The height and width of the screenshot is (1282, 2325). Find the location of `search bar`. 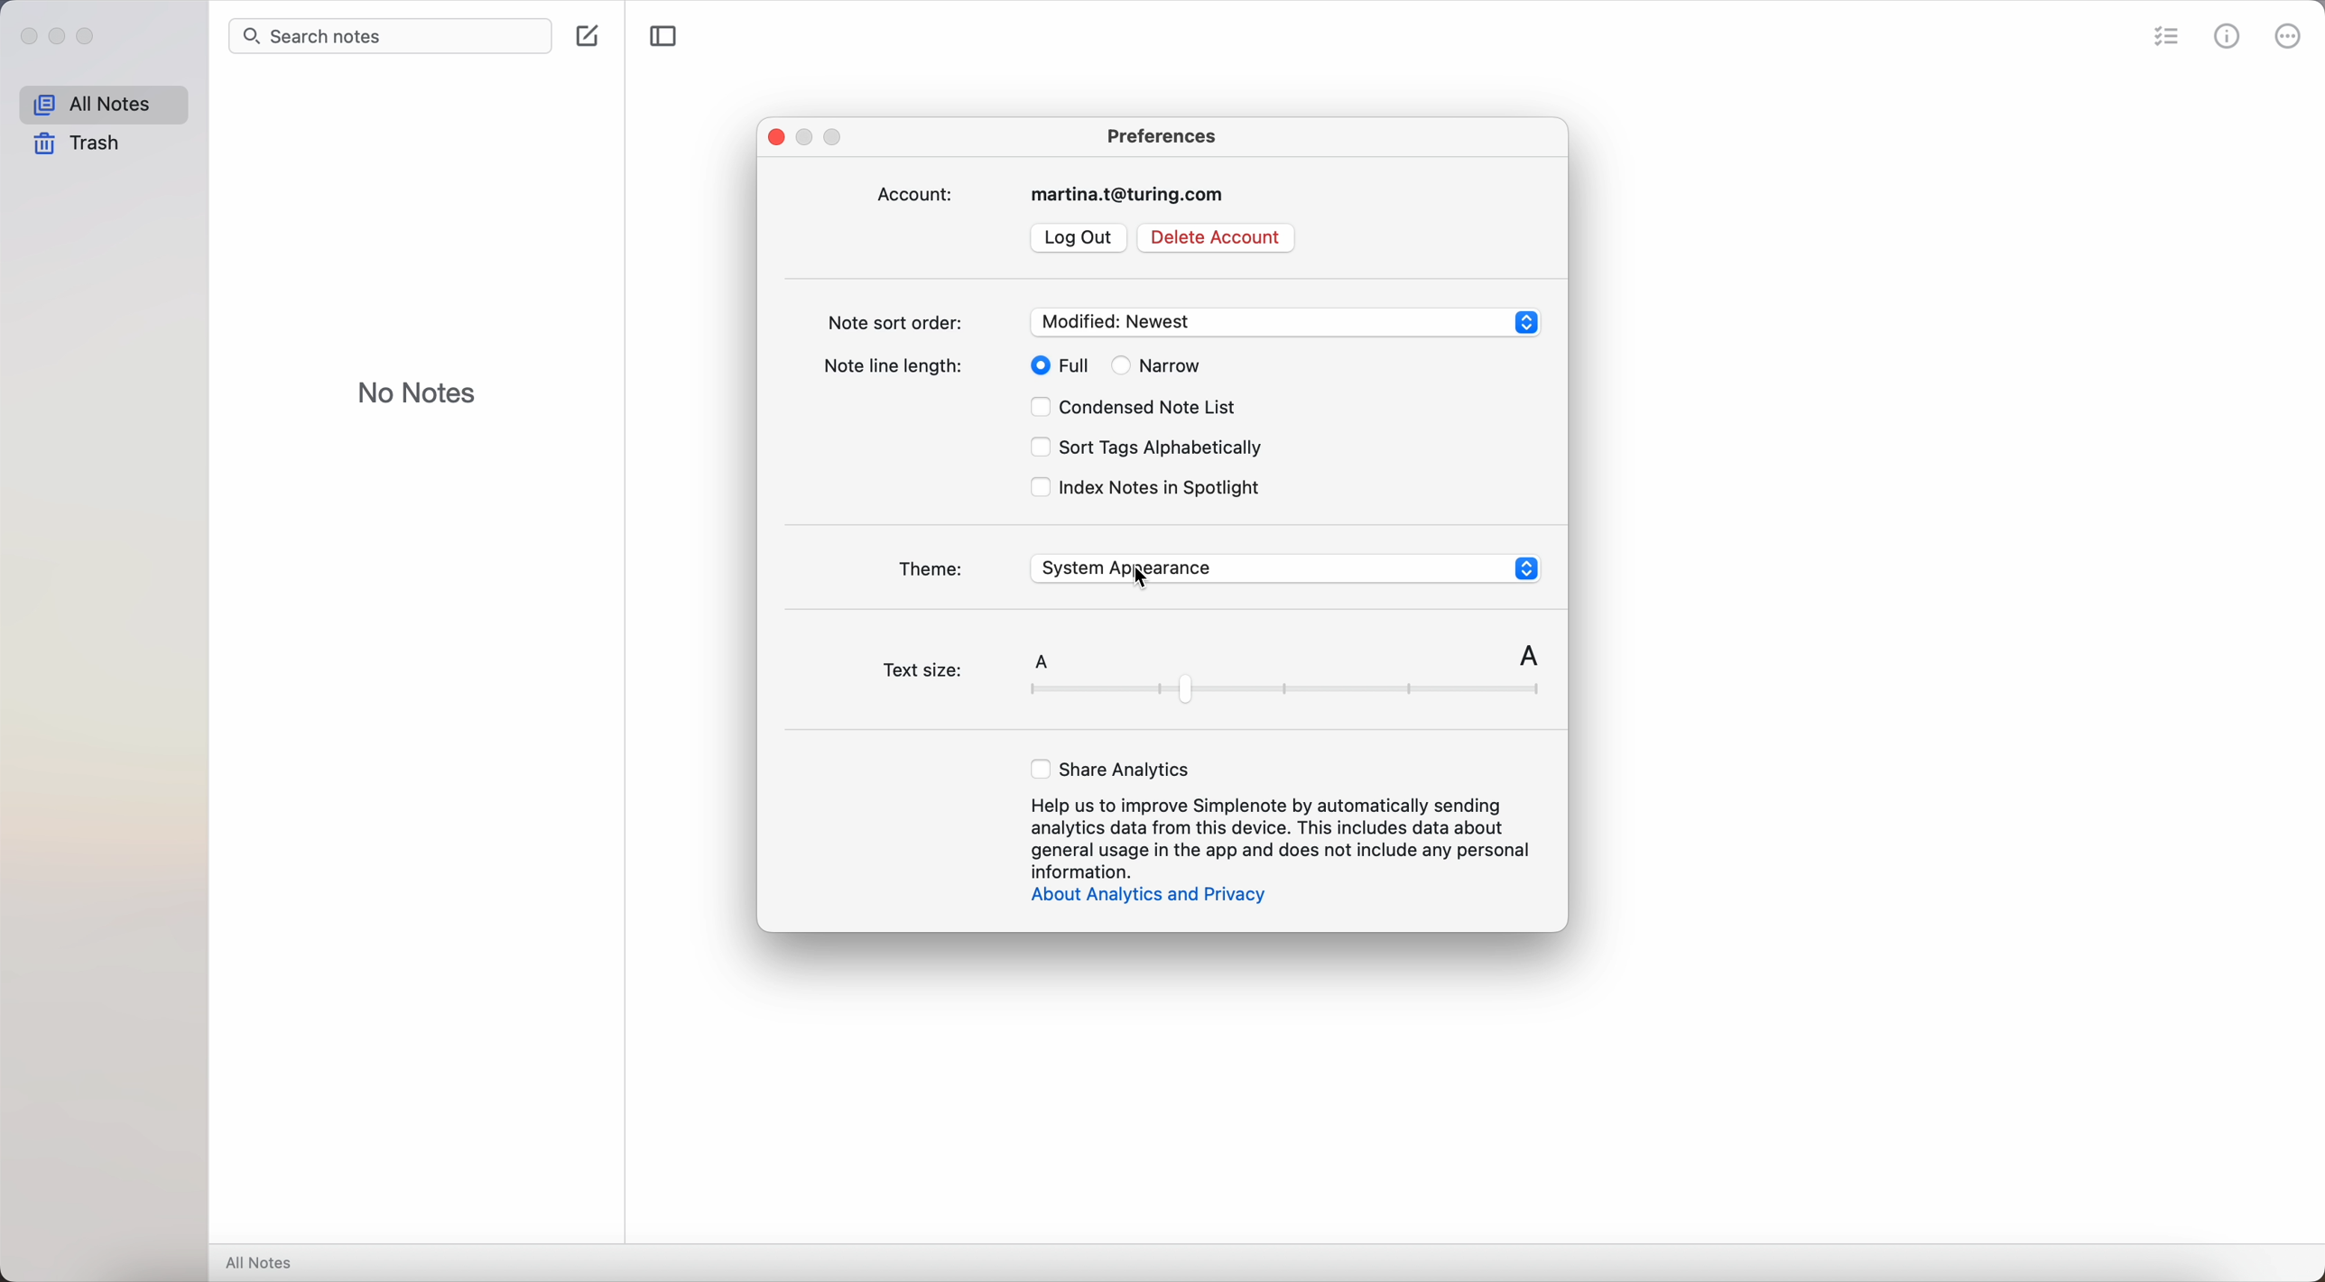

search bar is located at coordinates (391, 36).